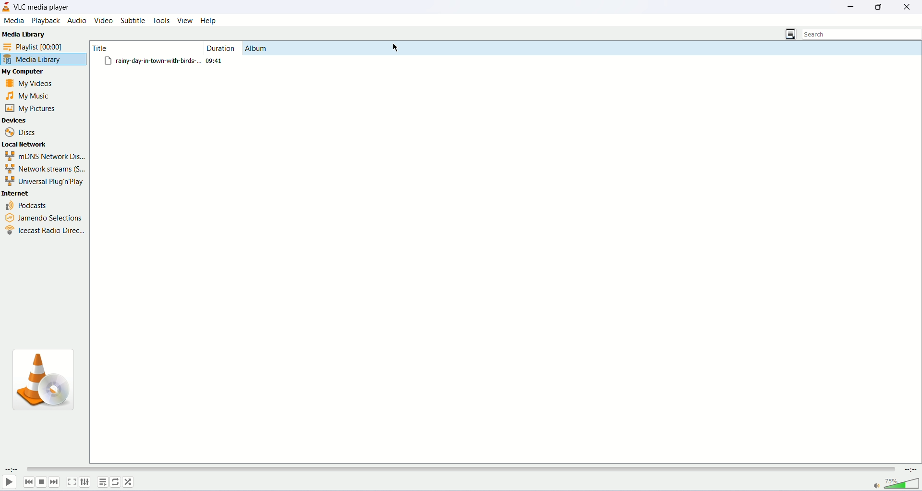 The height and width of the screenshot is (491, 922). Describe the element at coordinates (56, 482) in the screenshot. I see `next` at that location.